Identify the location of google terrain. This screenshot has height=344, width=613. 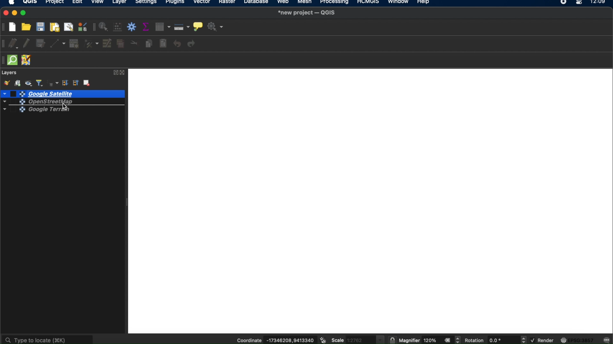
(37, 110).